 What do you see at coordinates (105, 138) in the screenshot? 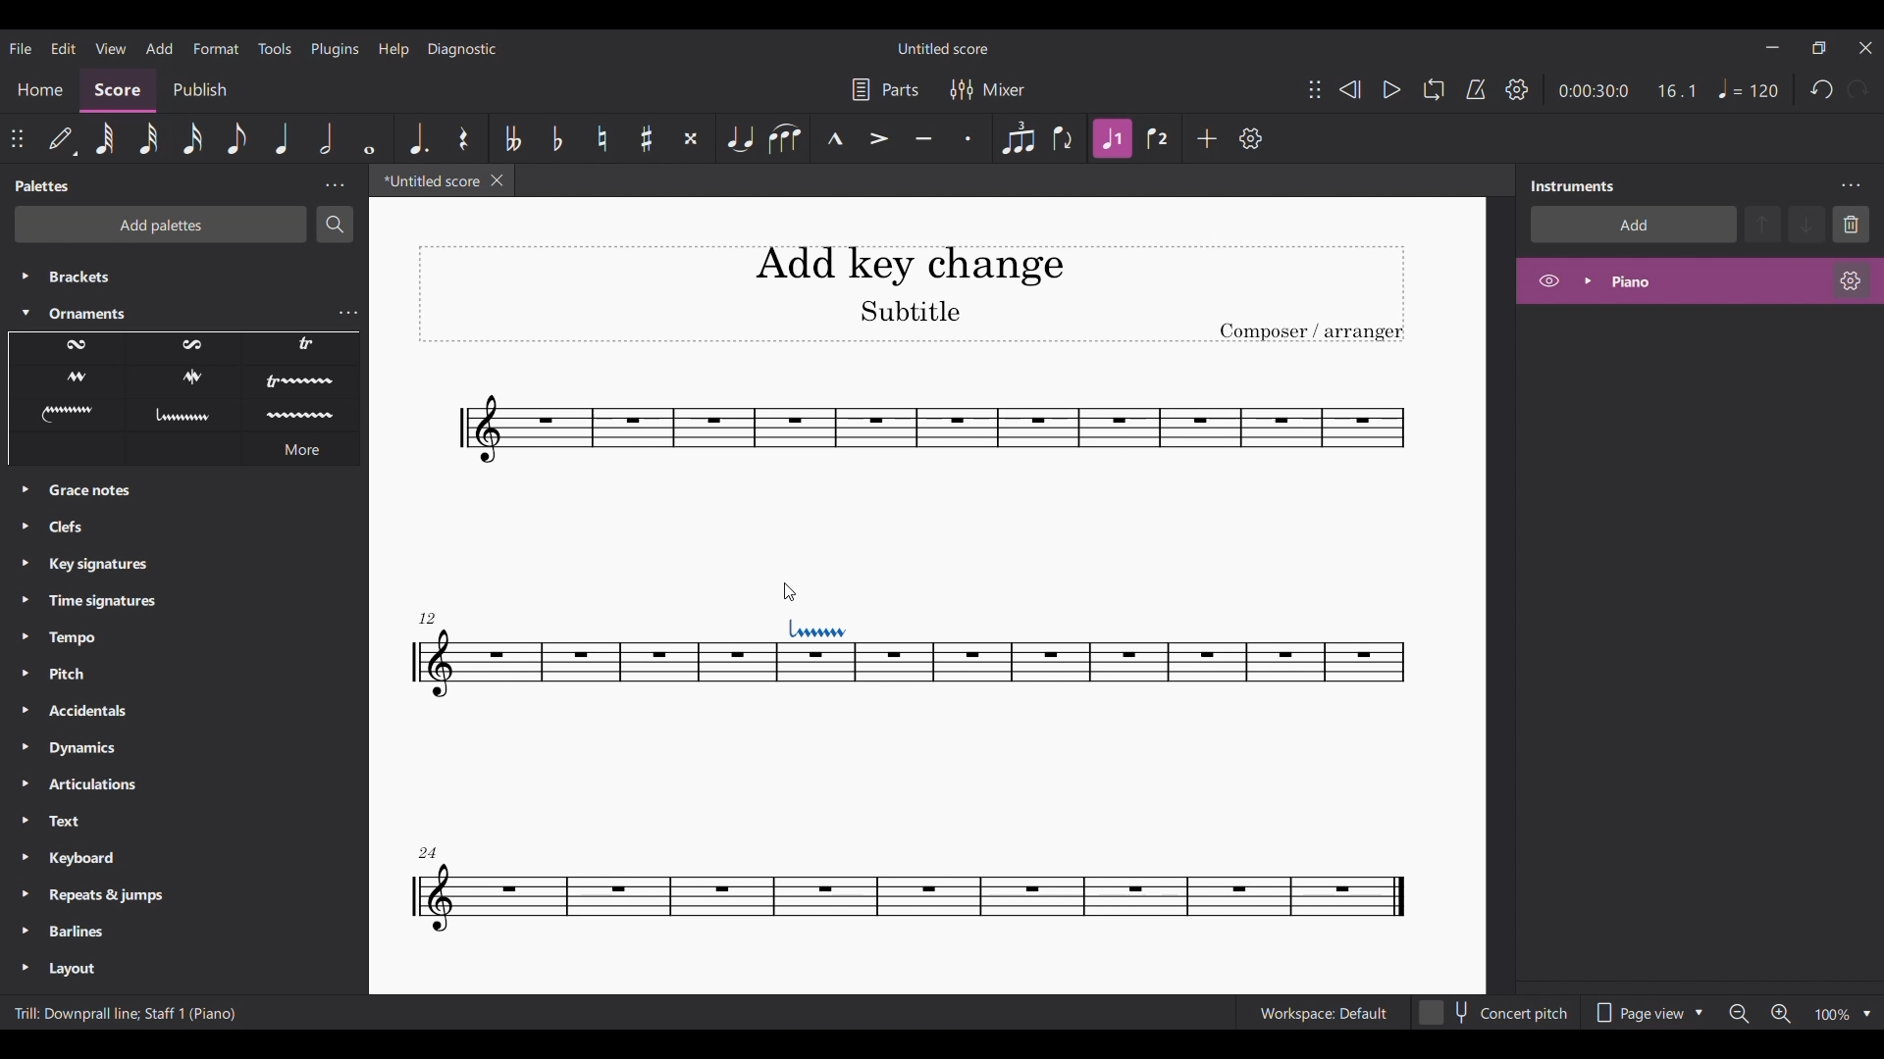
I see `64th note` at bounding box center [105, 138].